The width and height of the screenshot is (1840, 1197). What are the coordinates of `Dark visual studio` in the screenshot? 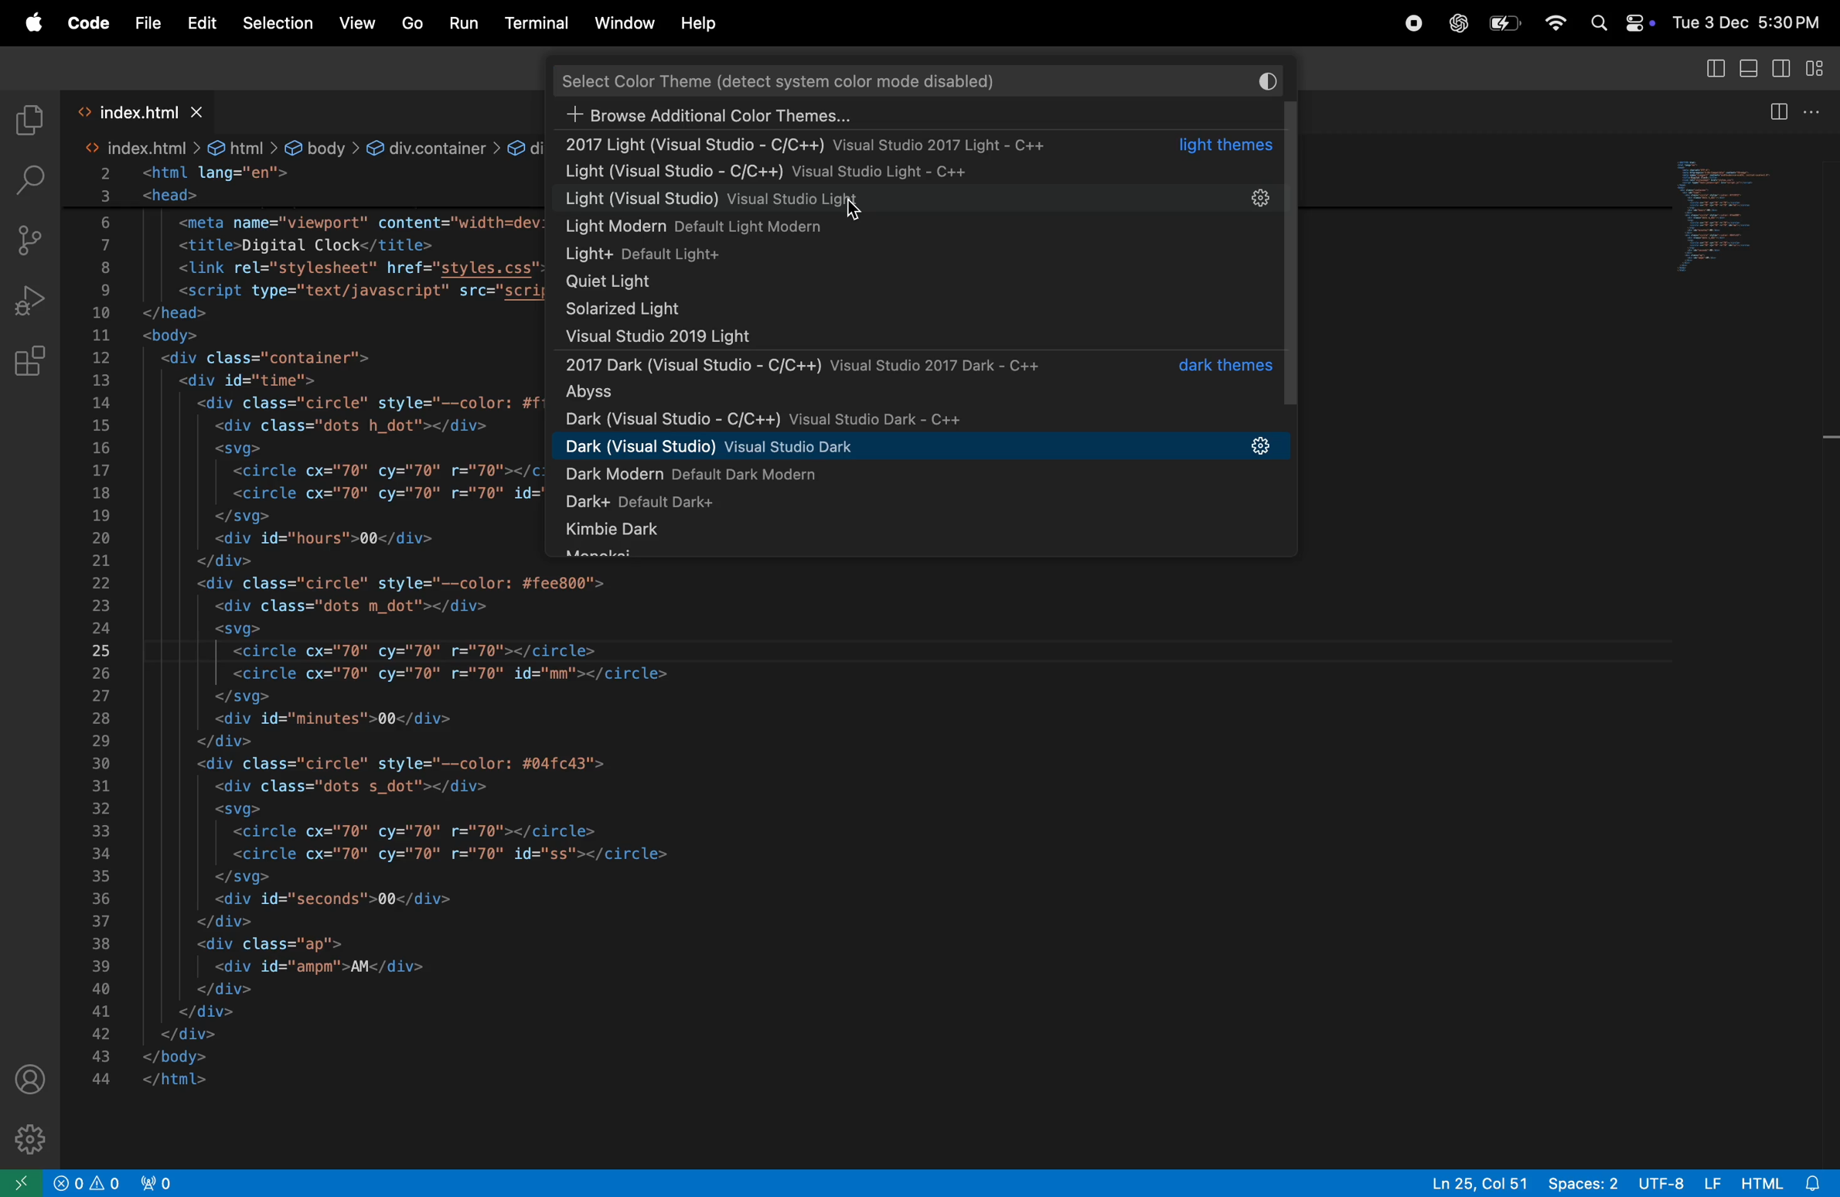 It's located at (877, 444).